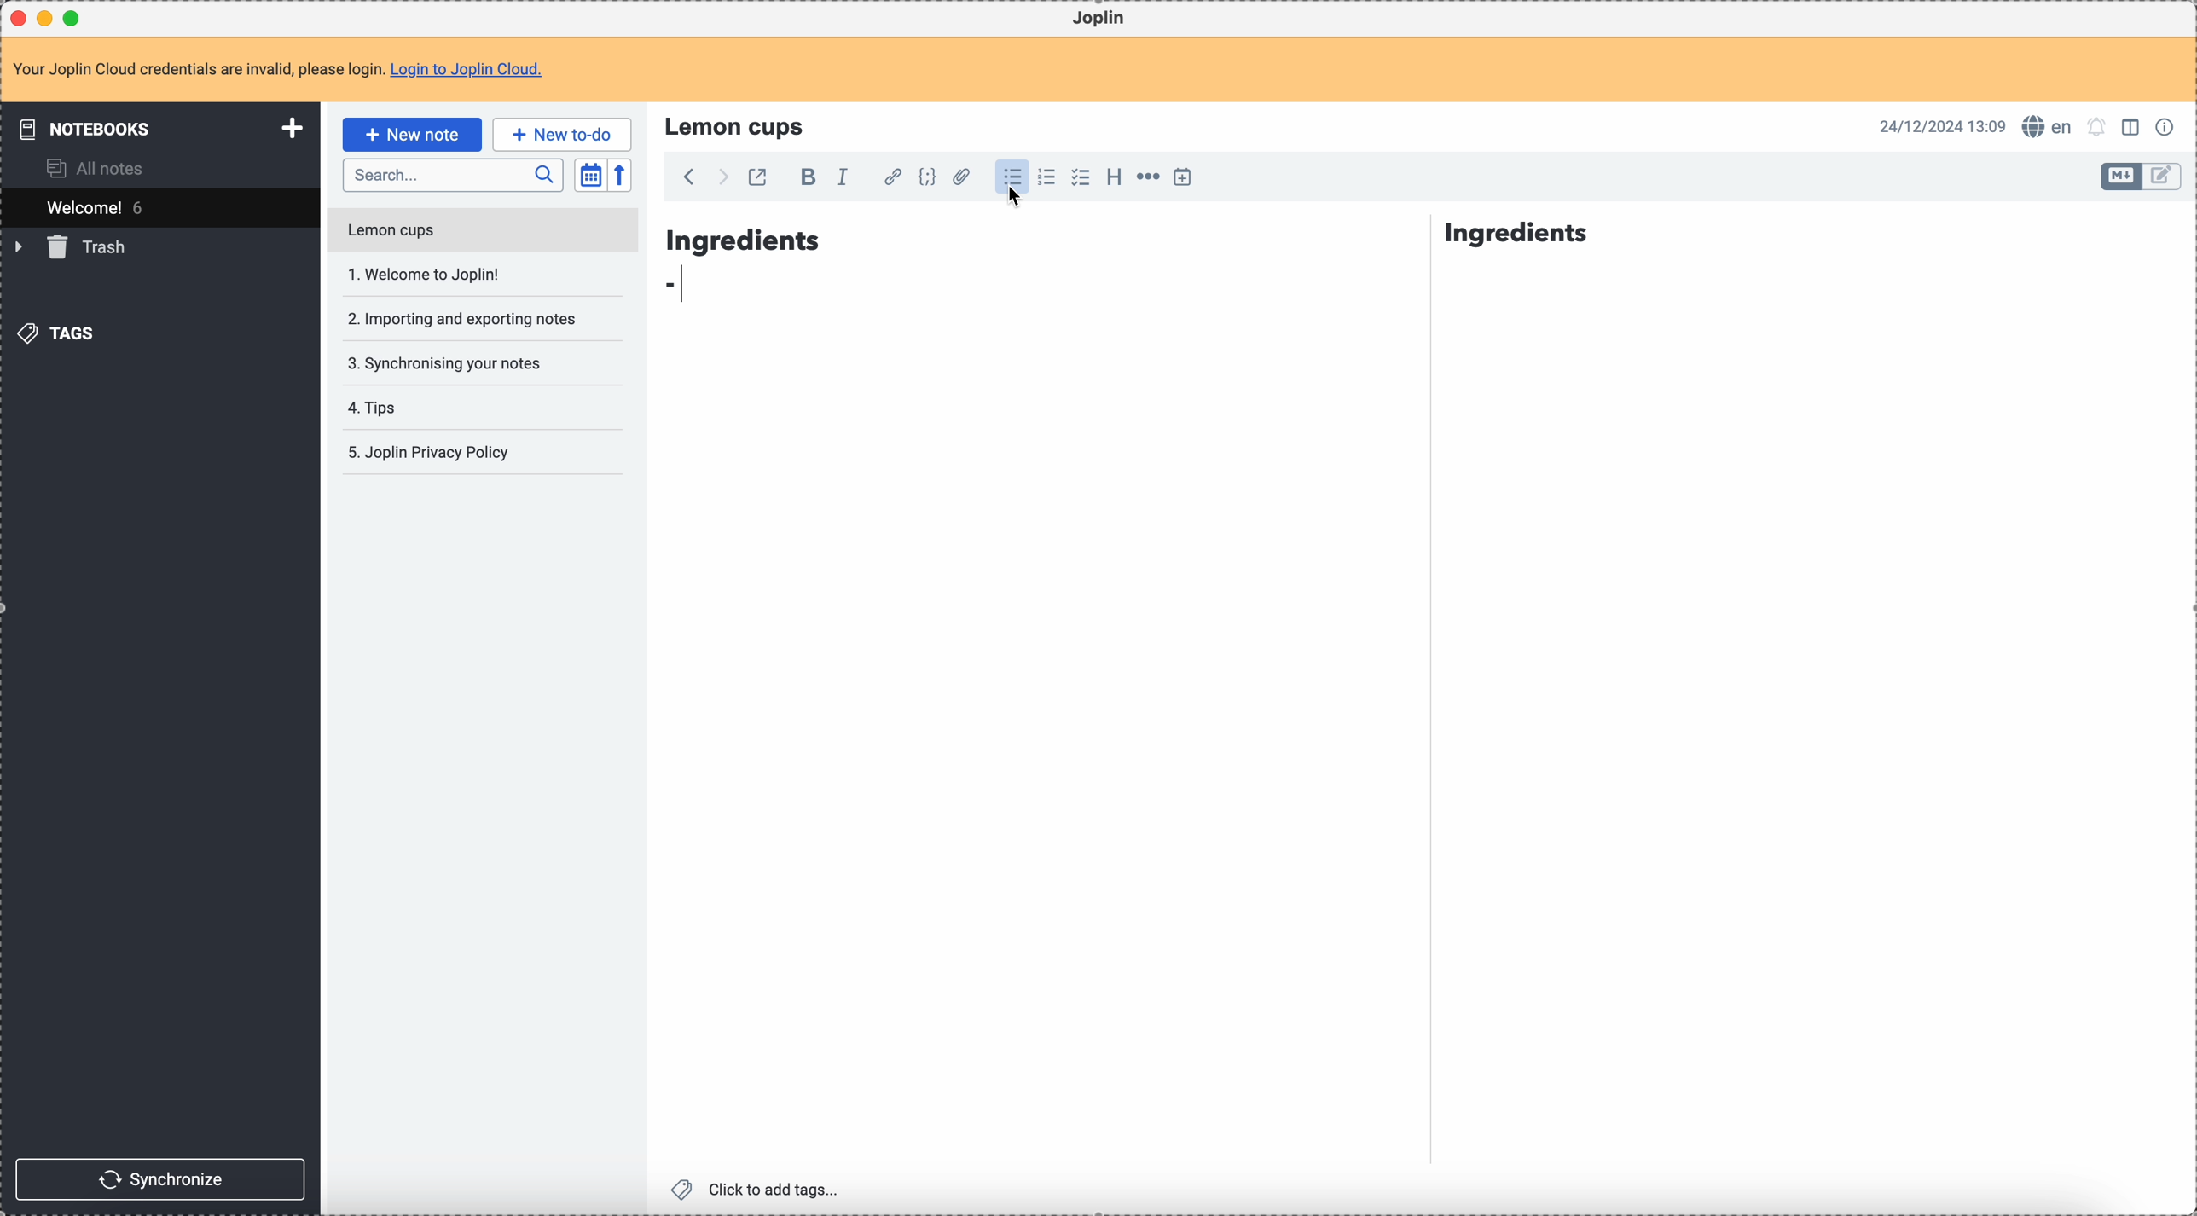 The image size is (2197, 1216). What do you see at coordinates (411, 134) in the screenshot?
I see `click on new note` at bounding box center [411, 134].